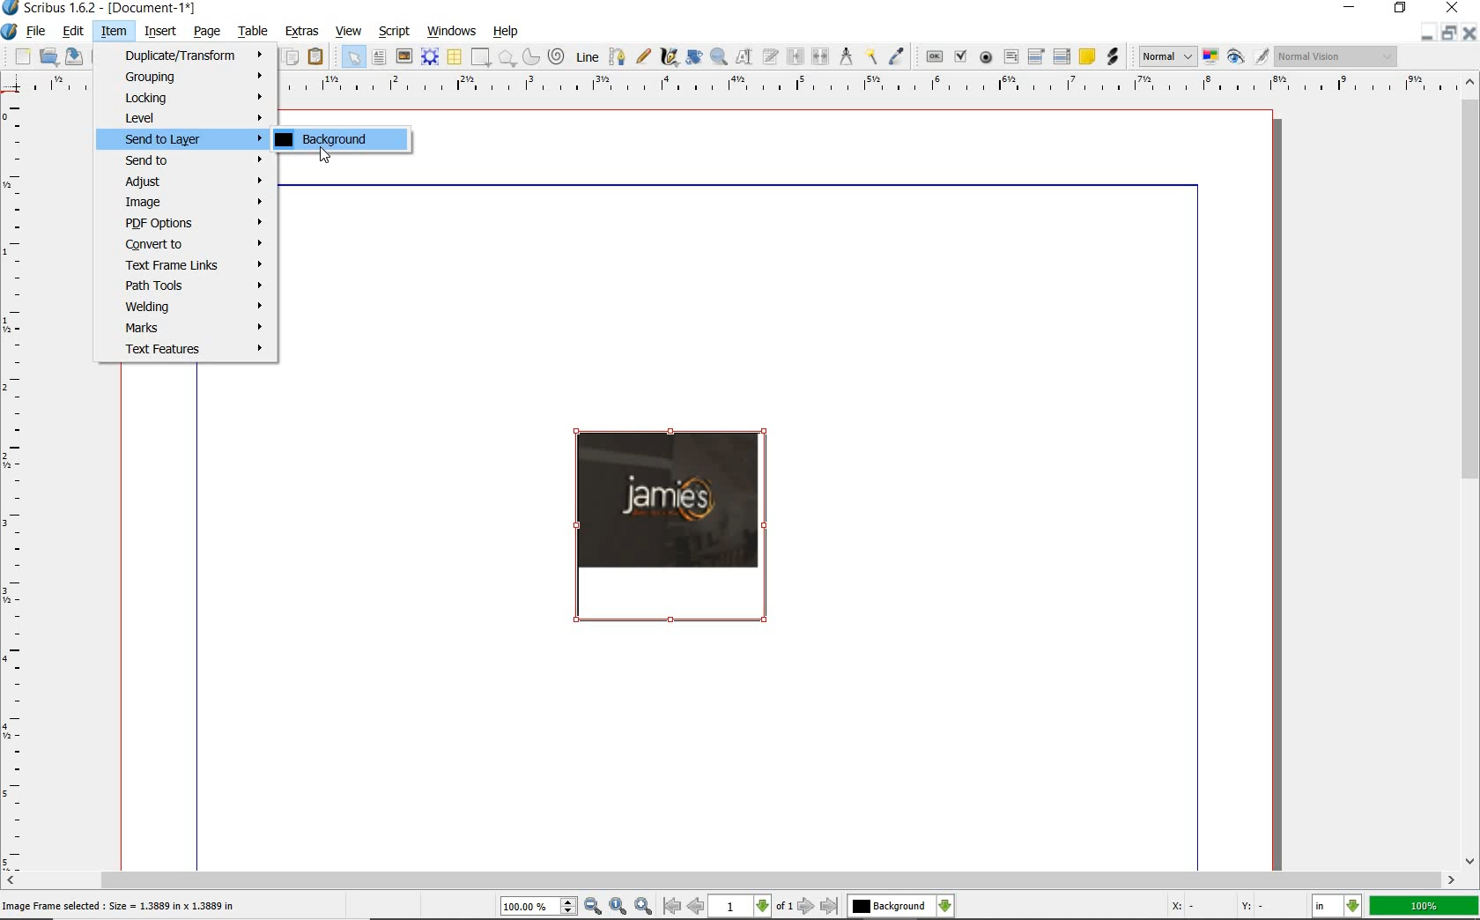 The image size is (1480, 920). What do you see at coordinates (732, 879) in the screenshot?
I see `scrollbar` at bounding box center [732, 879].